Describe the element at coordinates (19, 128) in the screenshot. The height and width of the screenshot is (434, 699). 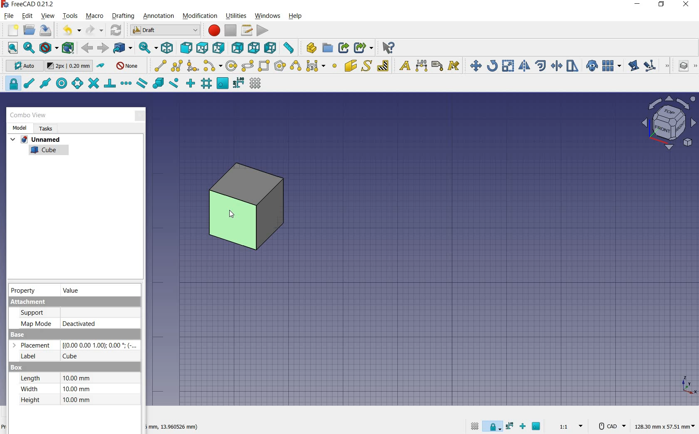
I see `model` at that location.